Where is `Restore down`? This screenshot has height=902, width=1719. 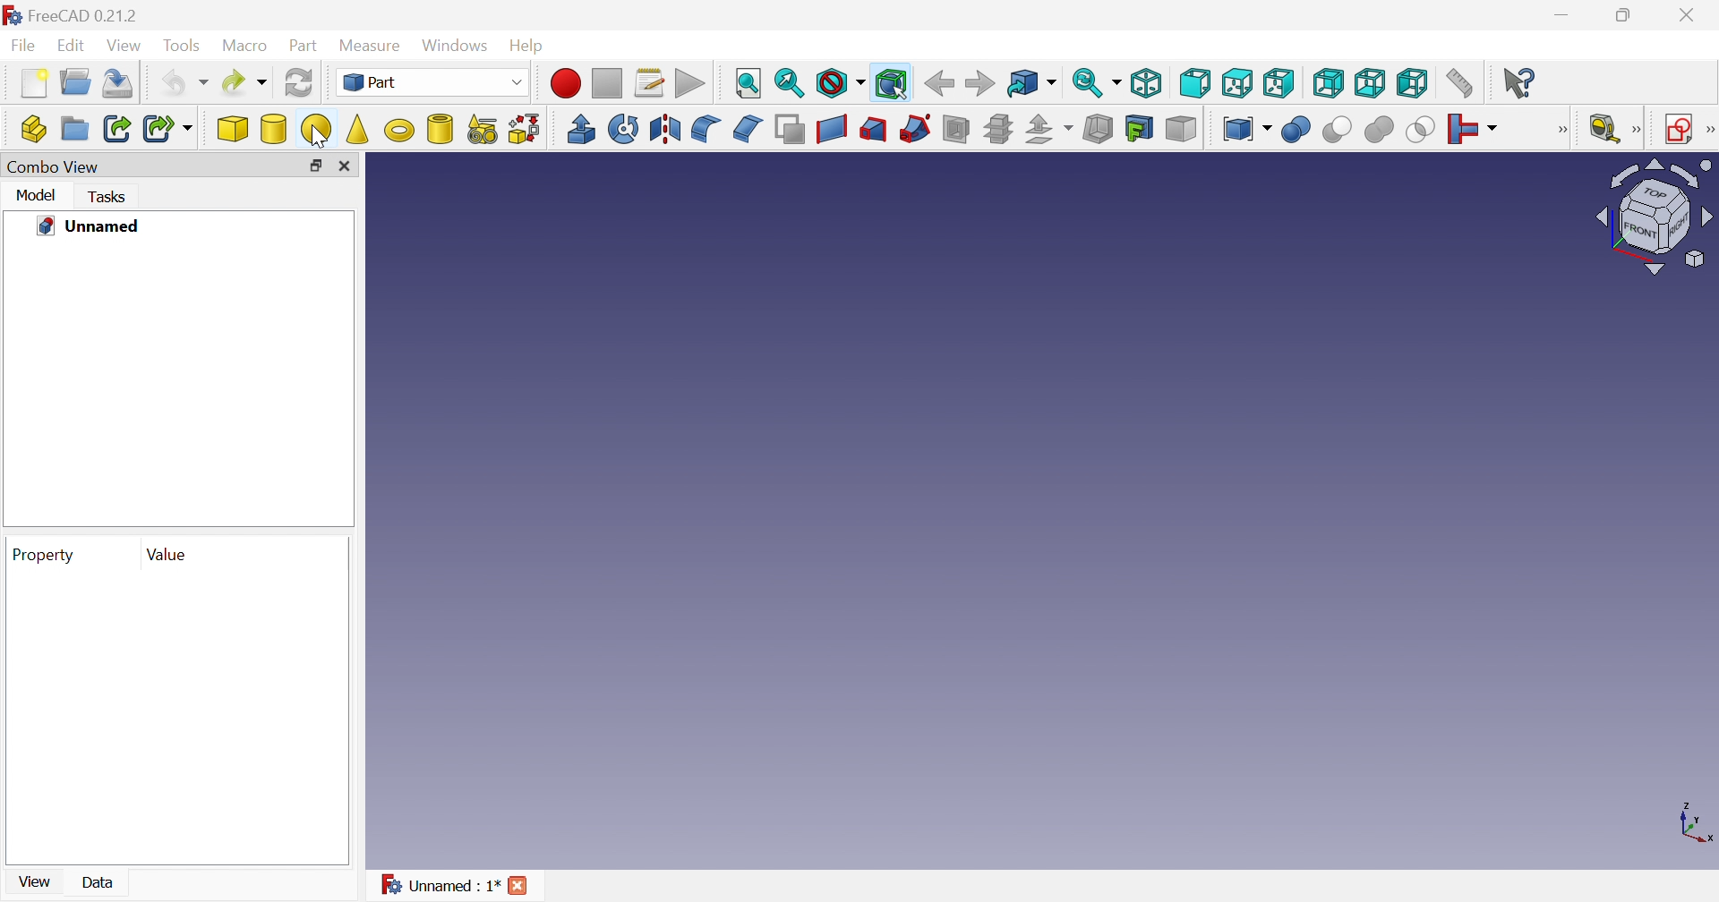 Restore down is located at coordinates (1629, 14).